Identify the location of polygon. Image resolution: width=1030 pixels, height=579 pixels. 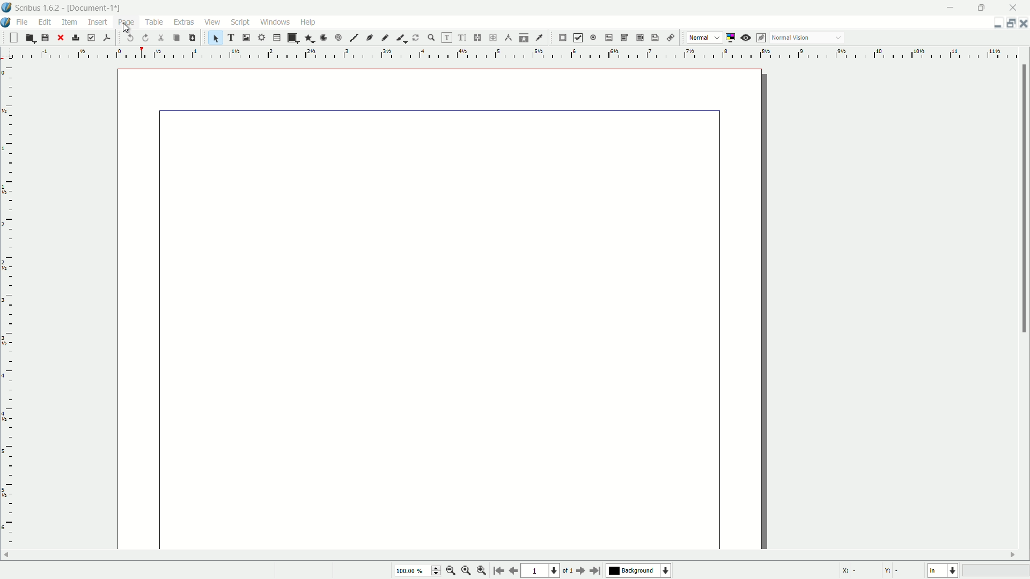
(309, 39).